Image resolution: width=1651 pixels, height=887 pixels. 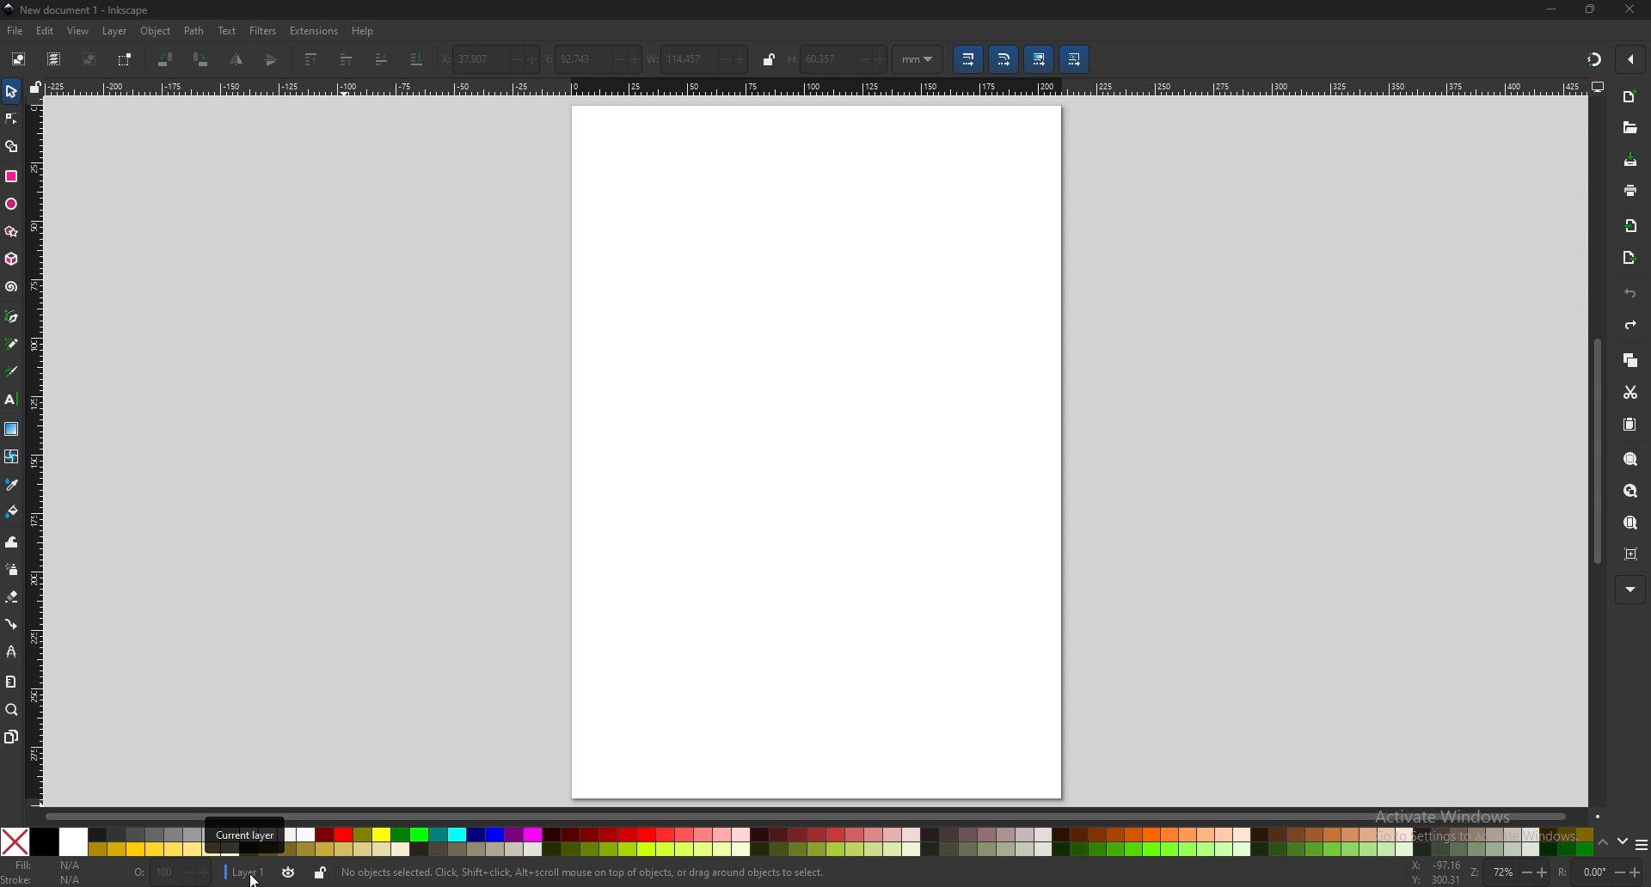 I want to click on calligrapghy, so click(x=11, y=371).